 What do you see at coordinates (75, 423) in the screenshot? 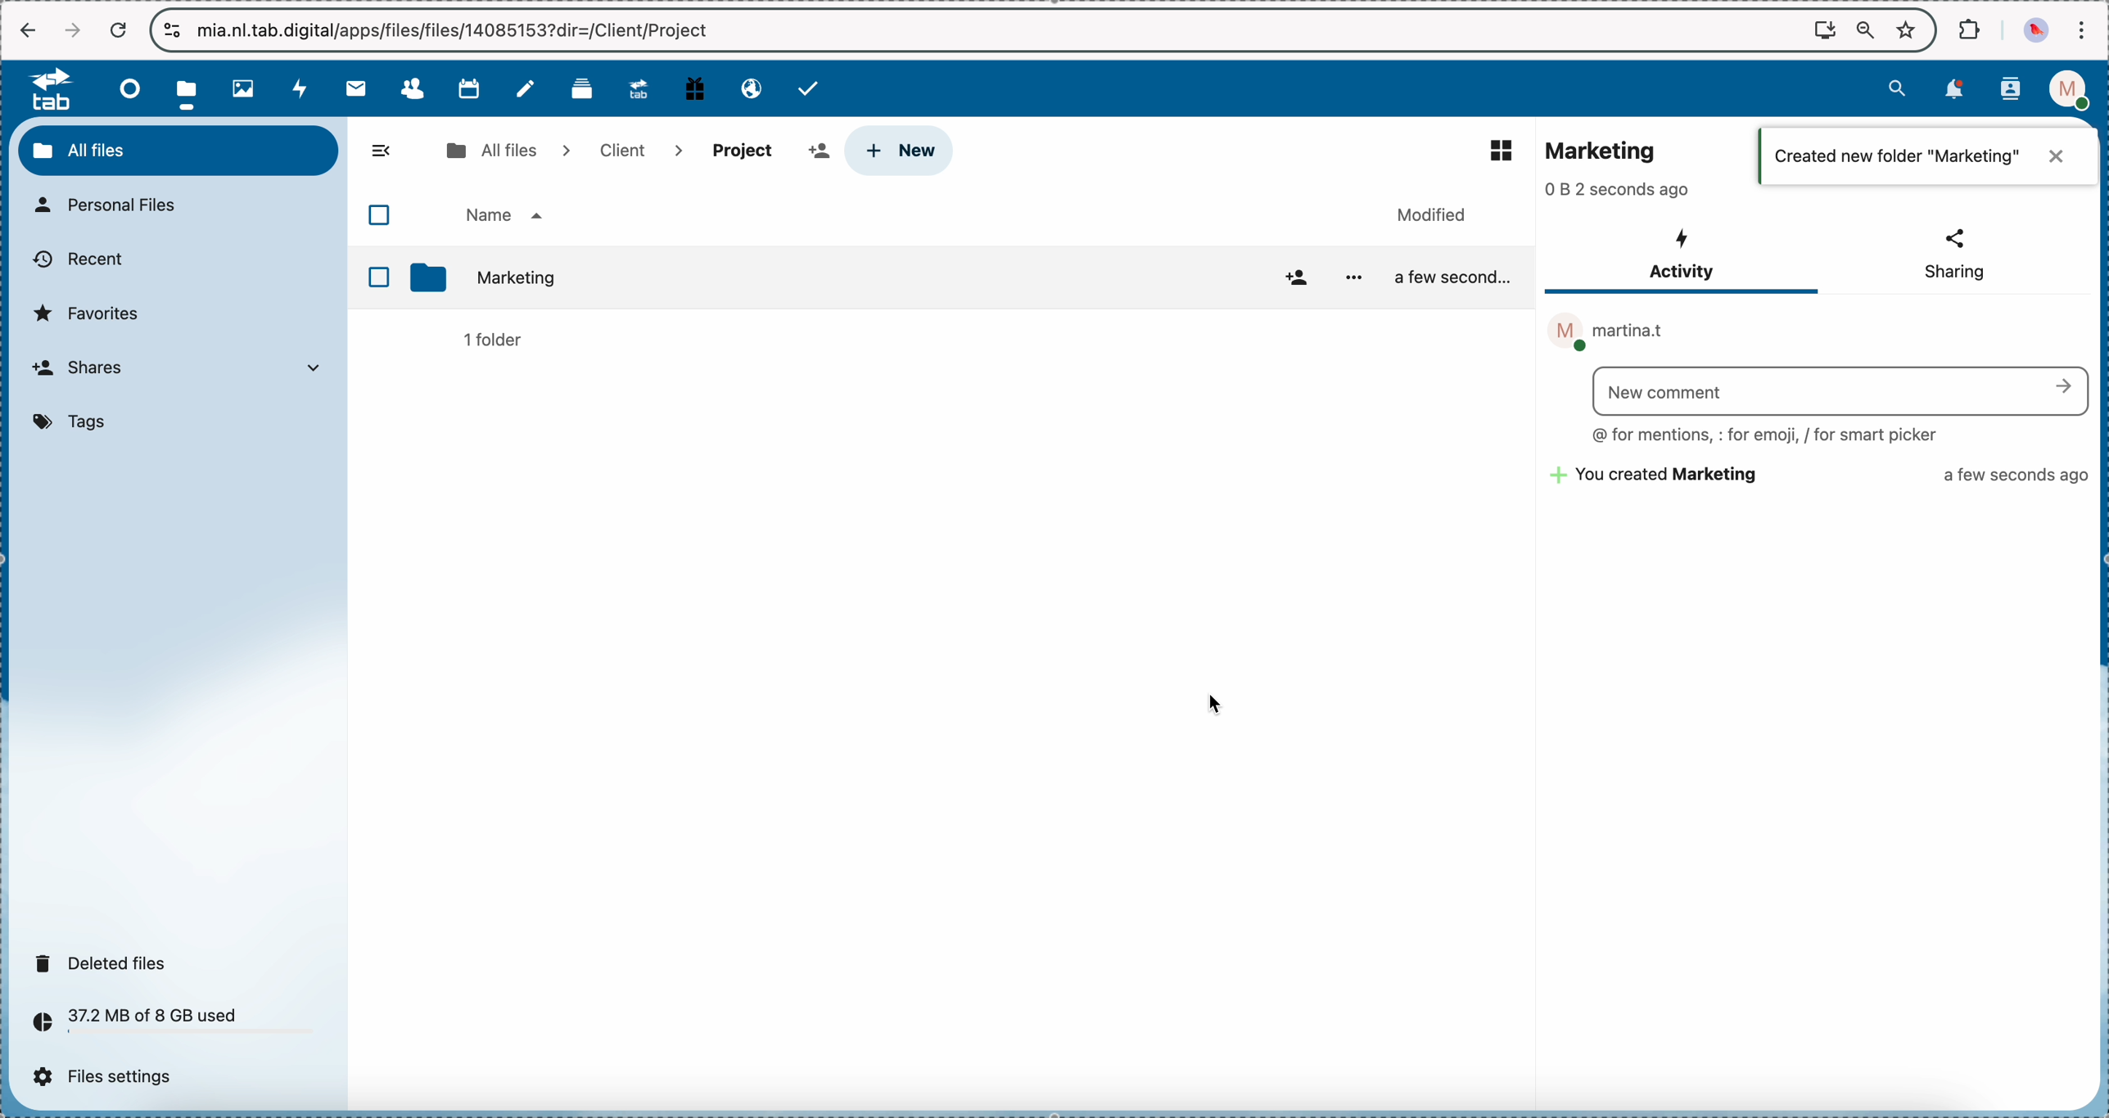
I see `tags` at bounding box center [75, 423].